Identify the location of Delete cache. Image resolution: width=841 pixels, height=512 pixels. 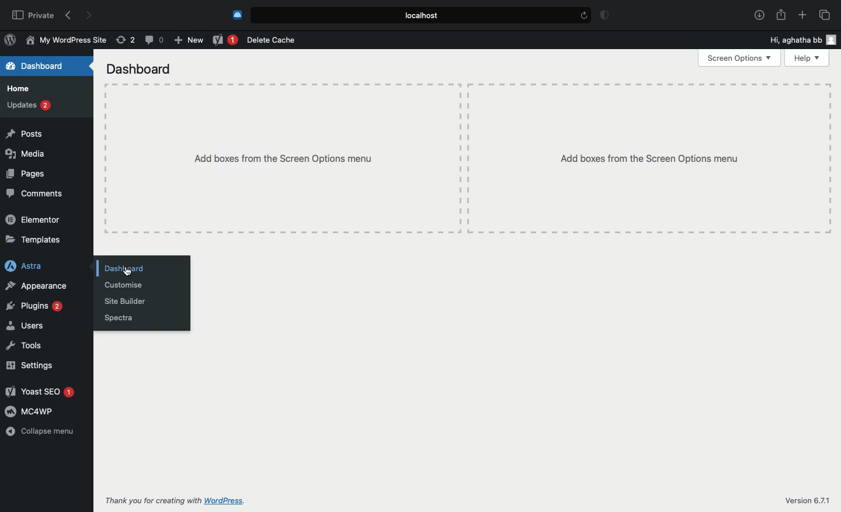
(270, 40).